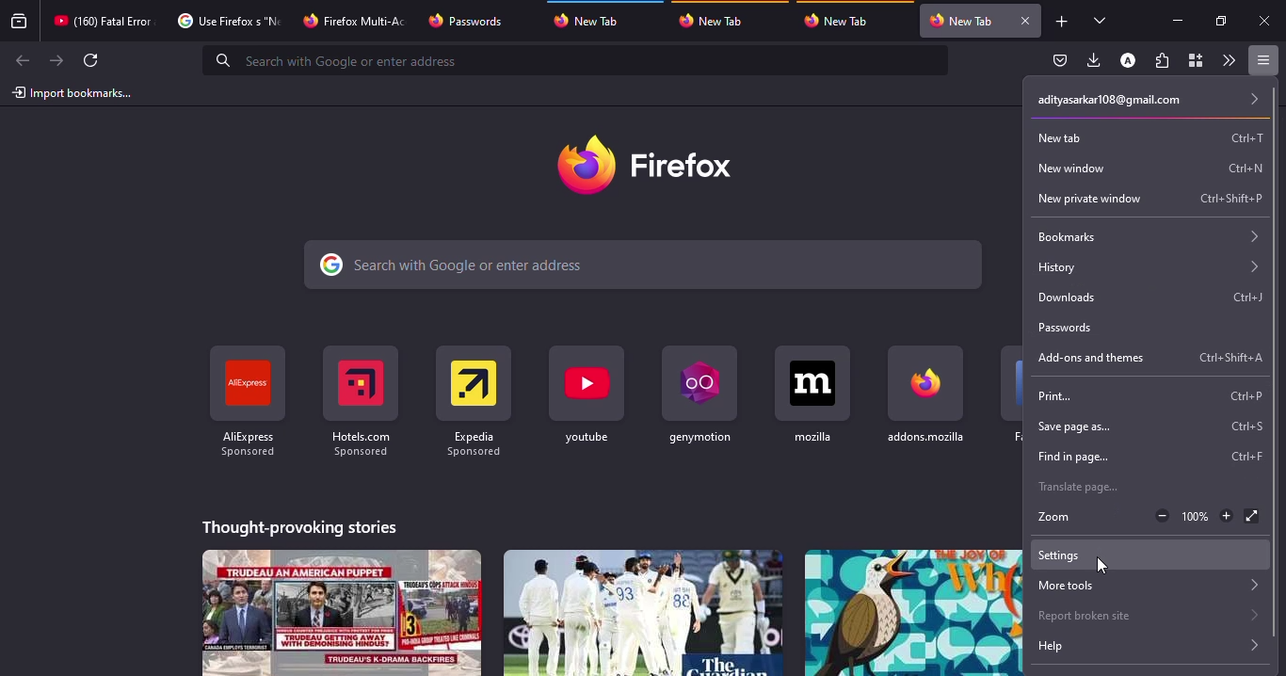  What do you see at coordinates (1232, 198) in the screenshot?
I see `shortcut` at bounding box center [1232, 198].